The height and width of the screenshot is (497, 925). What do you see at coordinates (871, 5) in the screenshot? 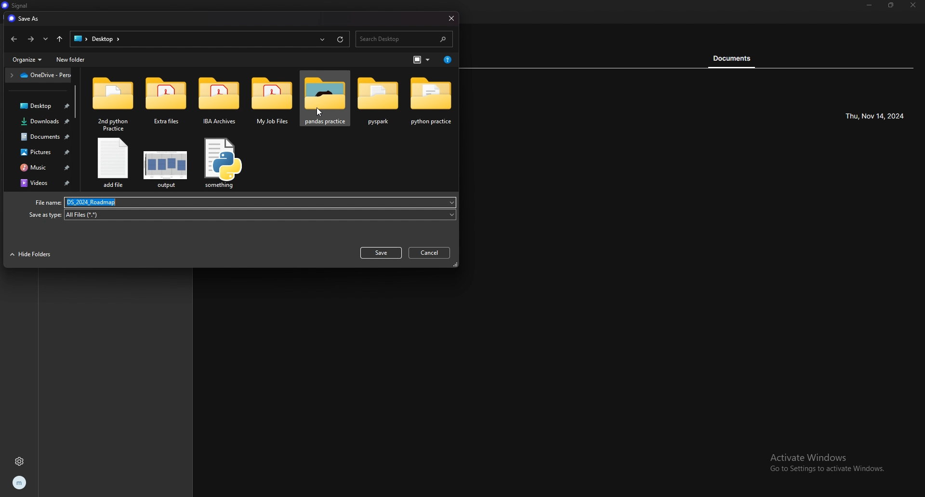
I see `minimize` at bounding box center [871, 5].